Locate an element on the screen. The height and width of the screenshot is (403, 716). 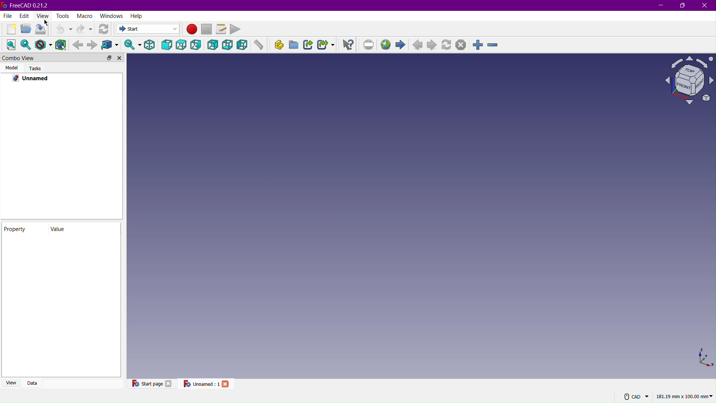
What's this? is located at coordinates (348, 46).